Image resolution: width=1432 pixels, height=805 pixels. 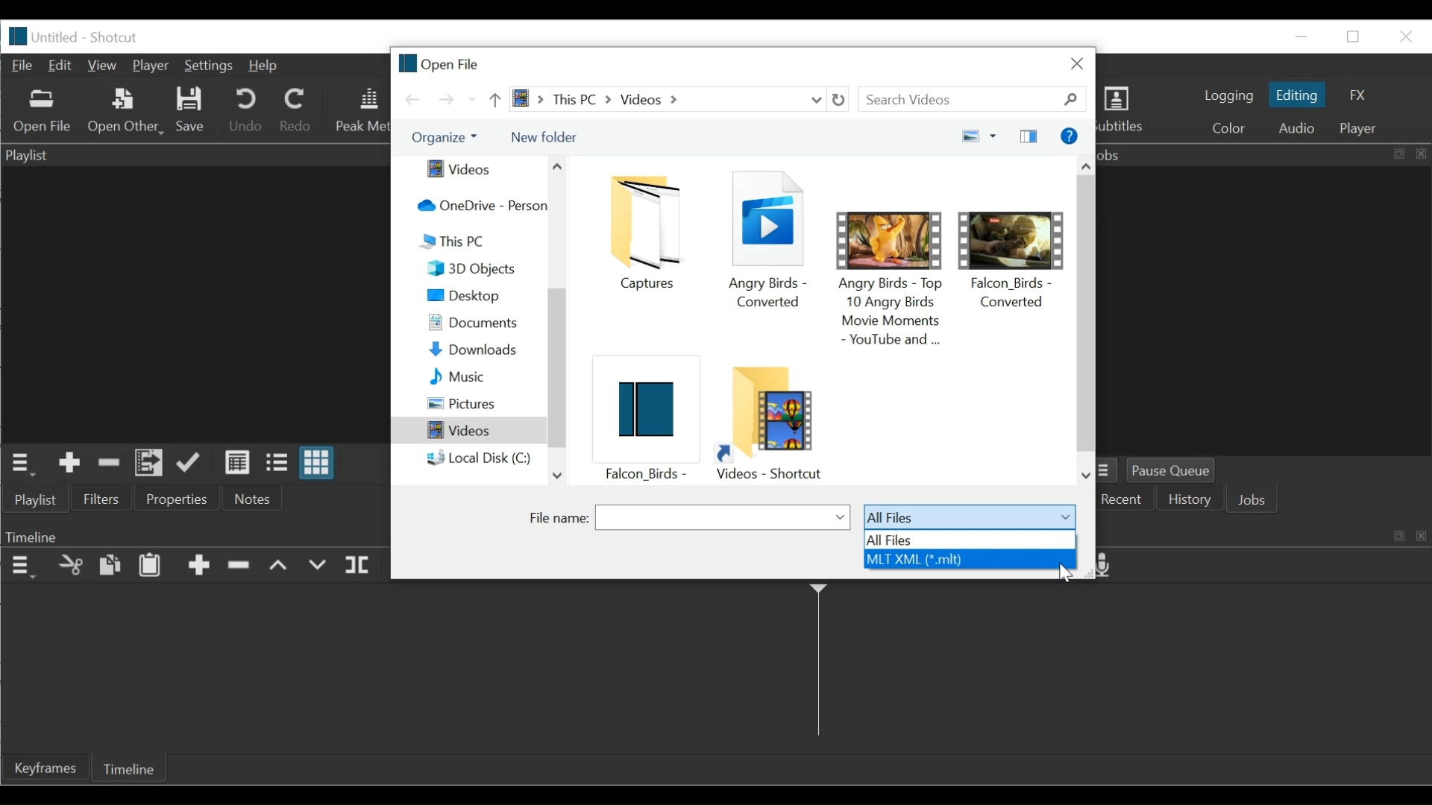 I want to click on Timeline Panel, so click(x=21, y=566).